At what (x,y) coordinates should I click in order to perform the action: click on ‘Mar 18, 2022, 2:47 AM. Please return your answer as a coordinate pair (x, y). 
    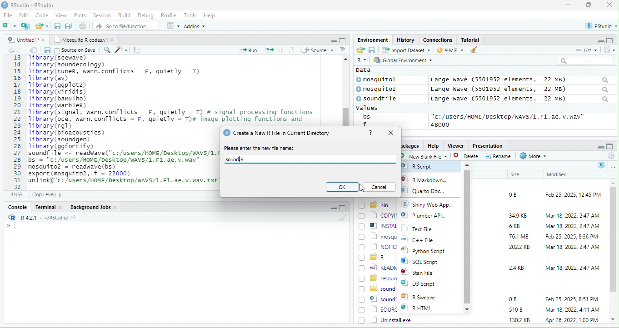
    Looking at the image, I should click on (572, 247).